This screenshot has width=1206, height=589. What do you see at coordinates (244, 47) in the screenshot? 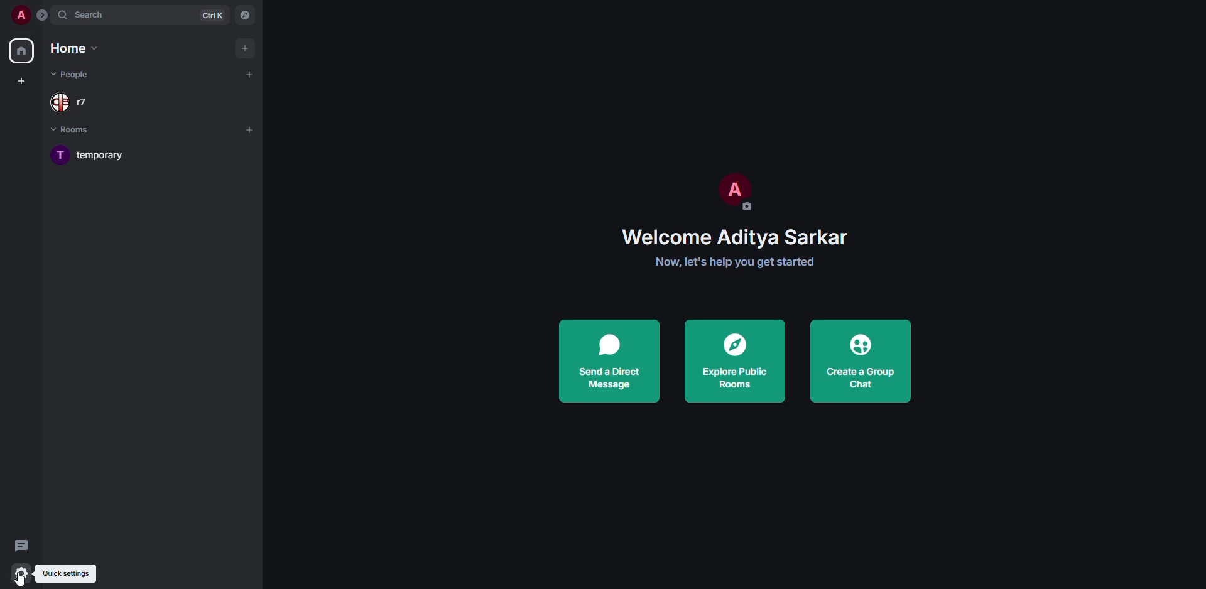
I see `add` at bounding box center [244, 47].